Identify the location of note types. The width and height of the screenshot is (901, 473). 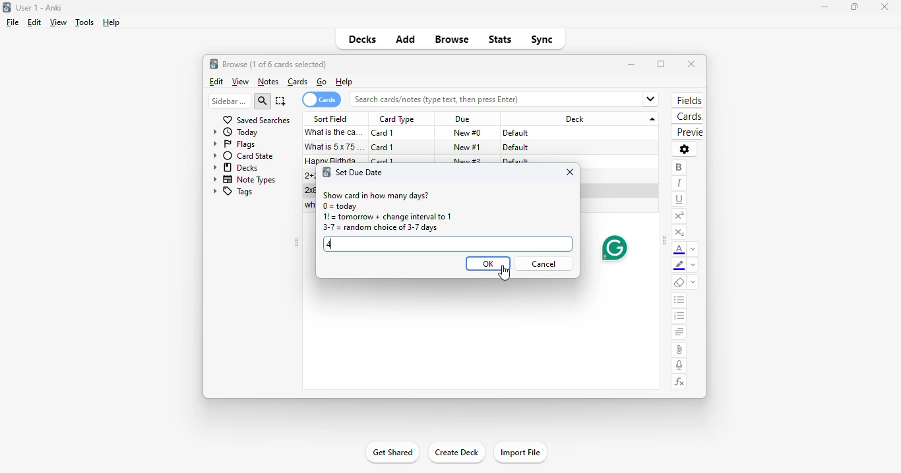
(245, 179).